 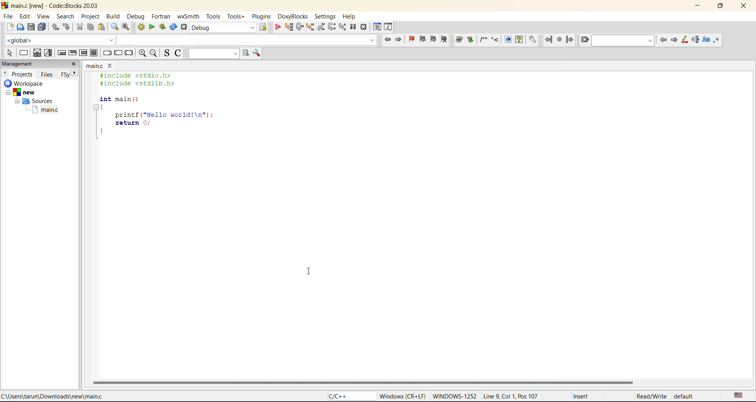 What do you see at coordinates (559, 40) in the screenshot?
I see `last jump` at bounding box center [559, 40].